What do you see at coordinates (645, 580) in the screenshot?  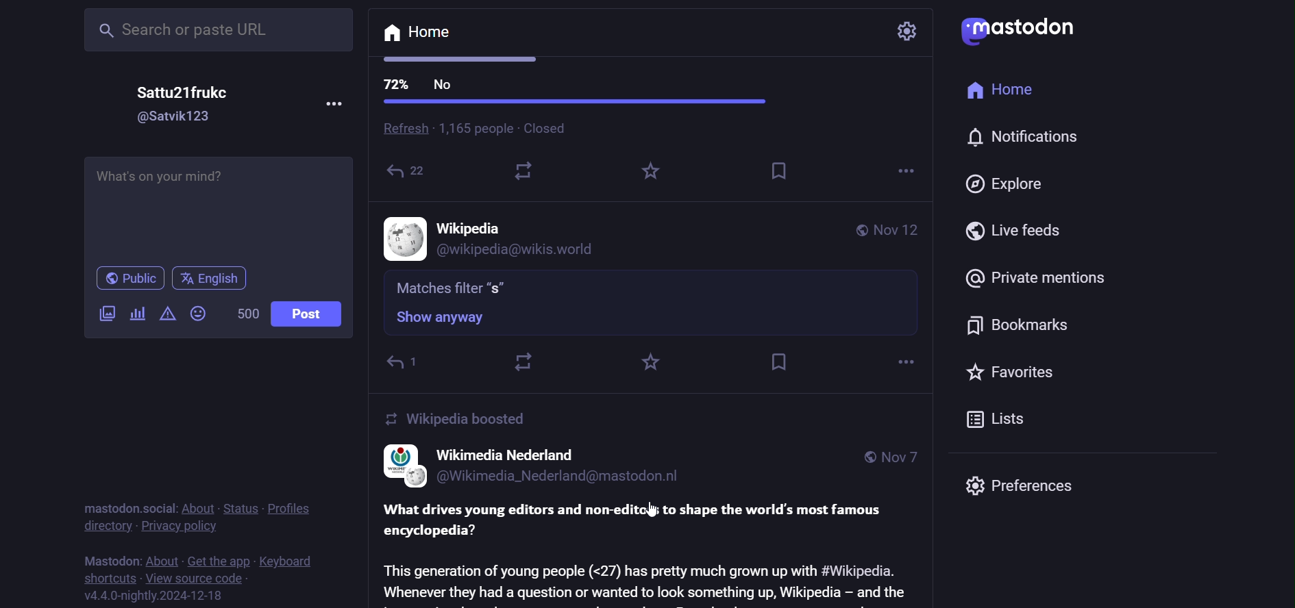 I see `This generation of young people (<27) has pretty much grown up with #Wikipedia.
Whenever they had a question or wanted to look something up, Wikipedia — and the` at bounding box center [645, 580].